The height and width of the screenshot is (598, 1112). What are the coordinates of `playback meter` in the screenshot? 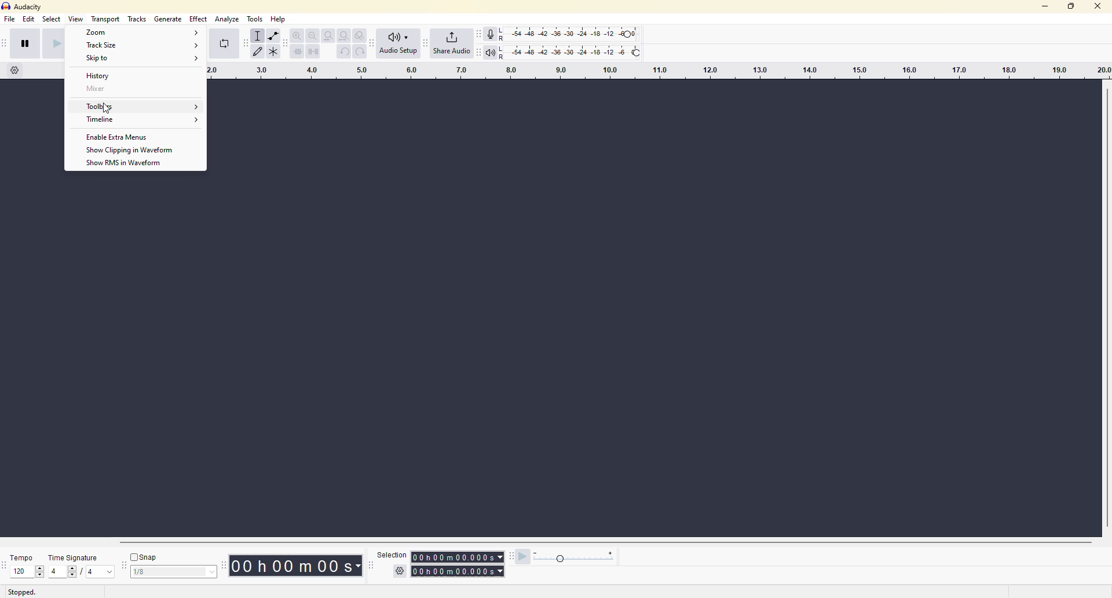 It's located at (491, 52).